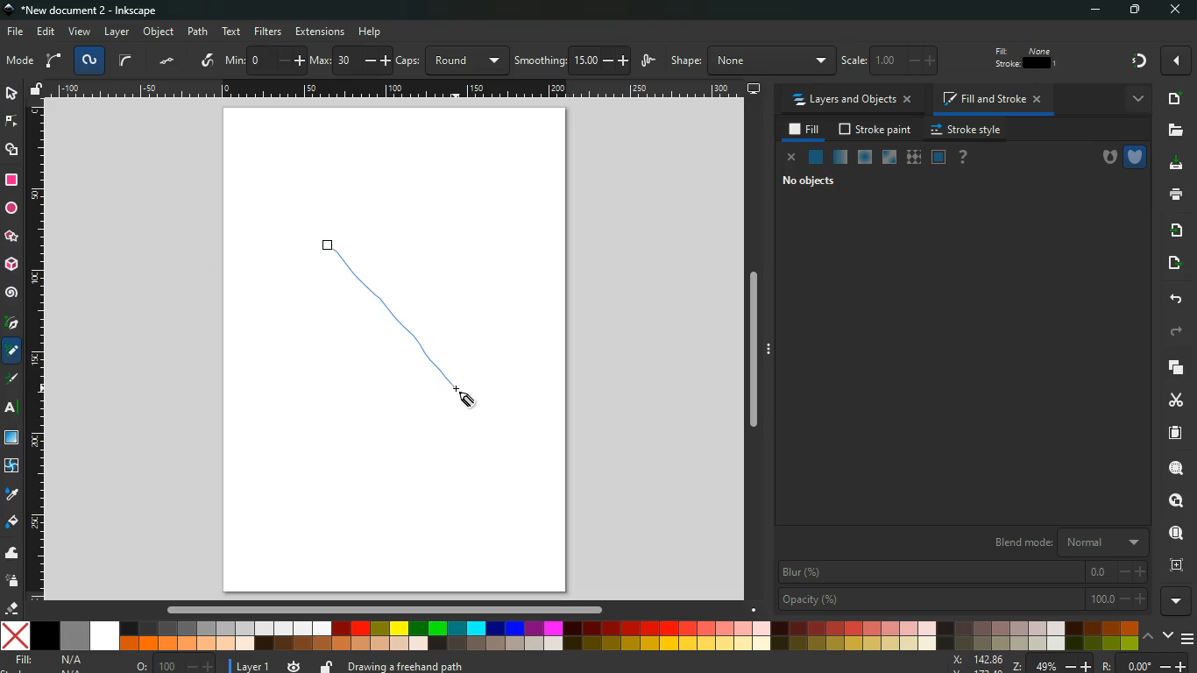 The height and width of the screenshot is (673, 1197). What do you see at coordinates (825, 182) in the screenshot?
I see `no objects` at bounding box center [825, 182].